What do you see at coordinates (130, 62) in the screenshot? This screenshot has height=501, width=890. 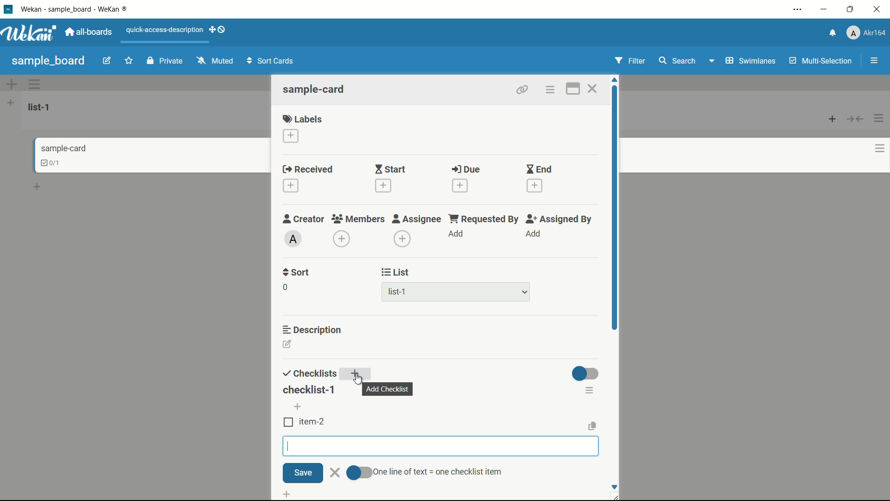 I see `star` at bounding box center [130, 62].